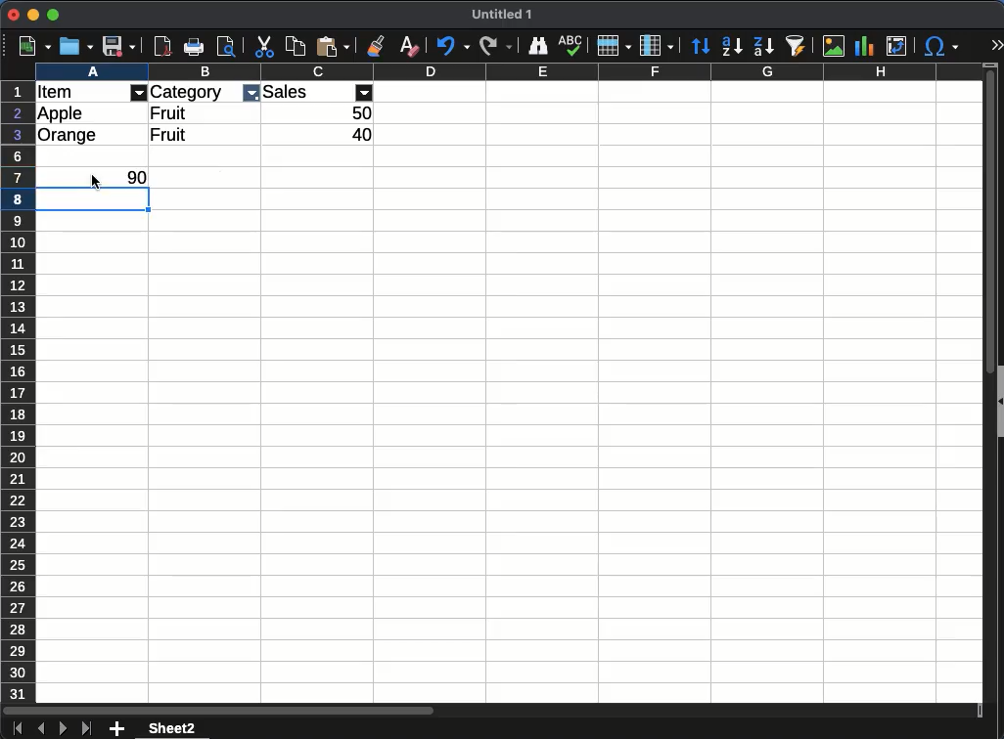 This screenshot has width=1004, height=739. Describe the element at coordinates (835, 45) in the screenshot. I see `image` at that location.